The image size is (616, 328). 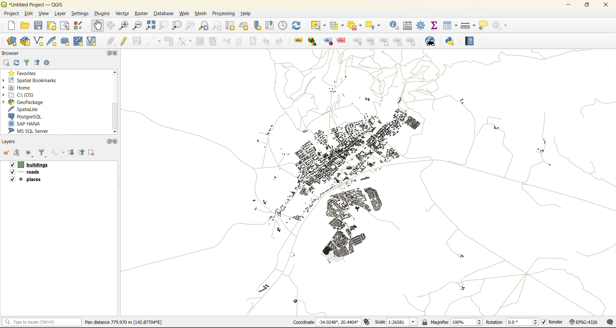 I want to click on zoom layer, so click(x=176, y=26).